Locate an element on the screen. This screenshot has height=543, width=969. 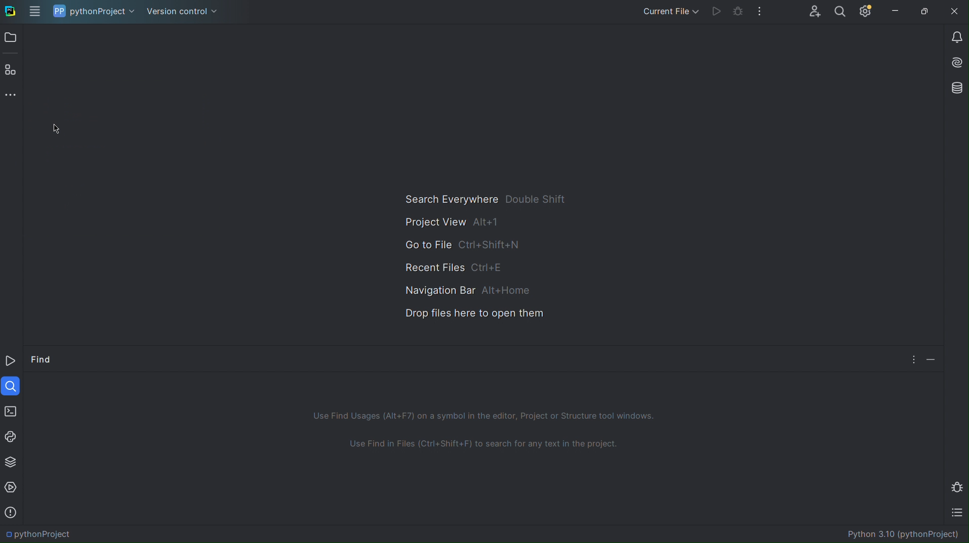
Minimize is located at coordinates (896, 12).